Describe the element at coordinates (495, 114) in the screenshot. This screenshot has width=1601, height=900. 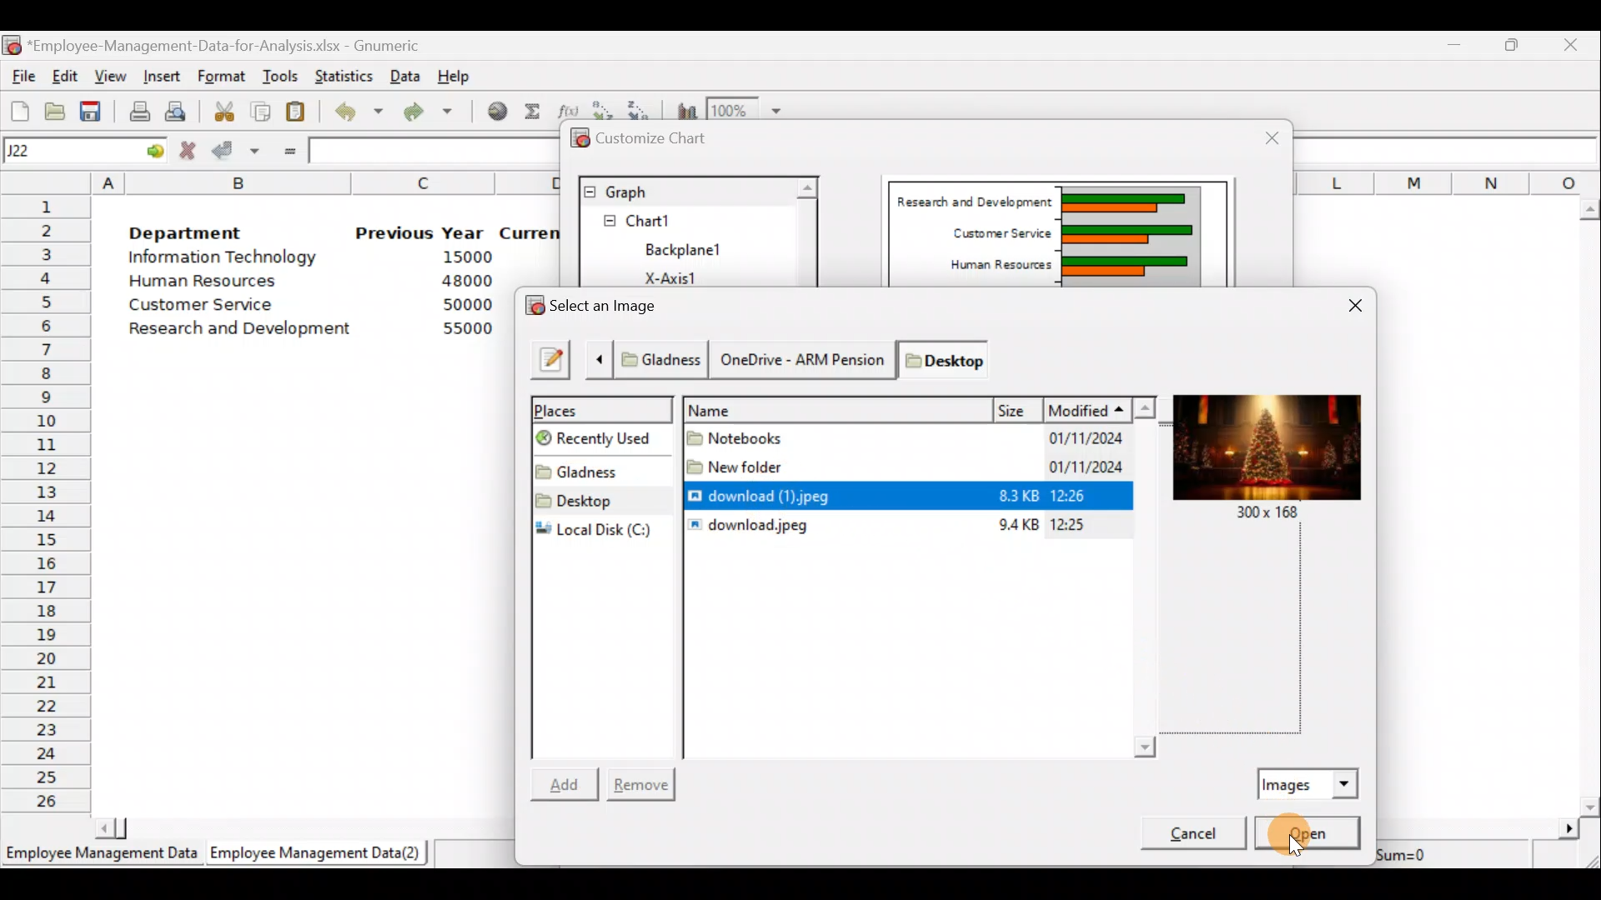
I see `Insert hyperlink` at that location.